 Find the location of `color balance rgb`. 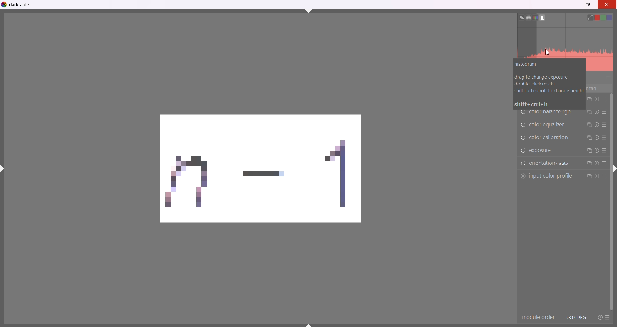

color balance rgb is located at coordinates (552, 113).